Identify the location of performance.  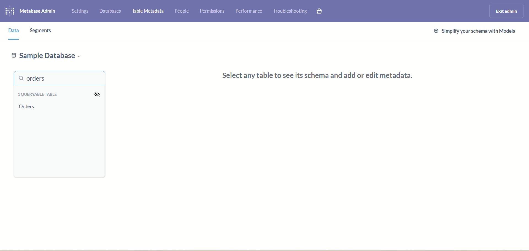
(250, 12).